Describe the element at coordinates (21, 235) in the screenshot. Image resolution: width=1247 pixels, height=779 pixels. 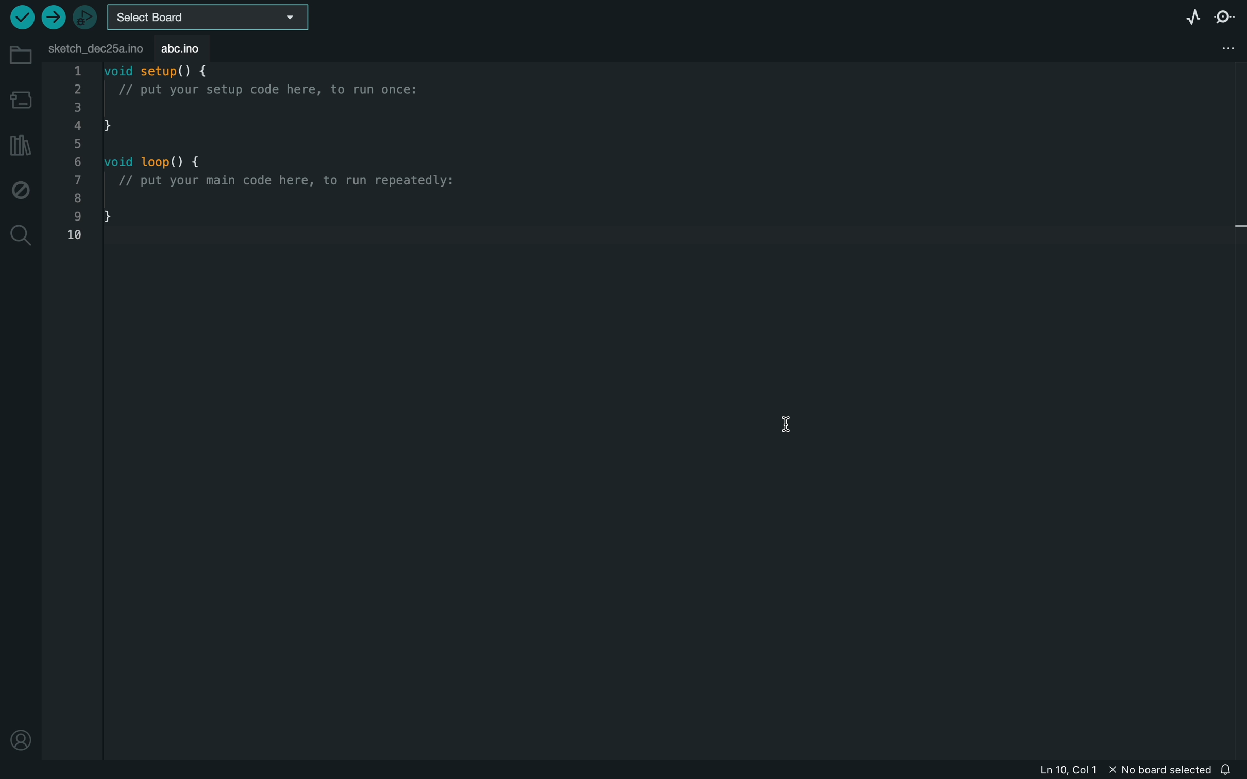
I see `search` at that location.